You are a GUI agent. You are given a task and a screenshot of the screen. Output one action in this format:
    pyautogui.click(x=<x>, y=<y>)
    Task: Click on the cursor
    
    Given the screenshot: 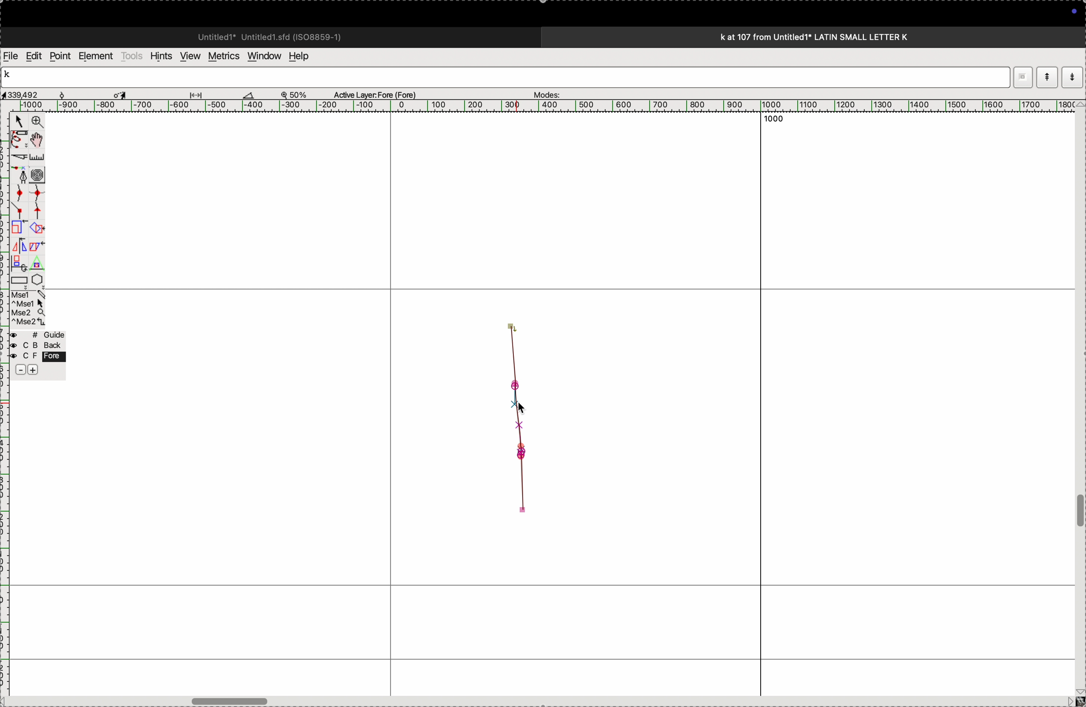 What is the action you would take?
    pyautogui.click(x=19, y=123)
    